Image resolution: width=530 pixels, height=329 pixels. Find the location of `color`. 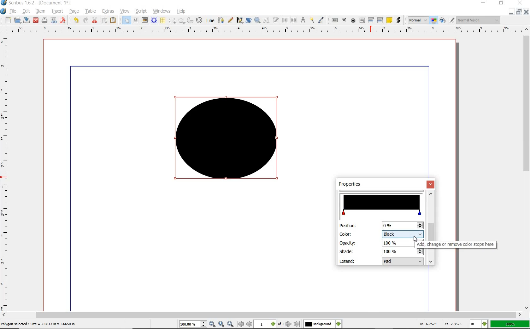

color is located at coordinates (403, 233).